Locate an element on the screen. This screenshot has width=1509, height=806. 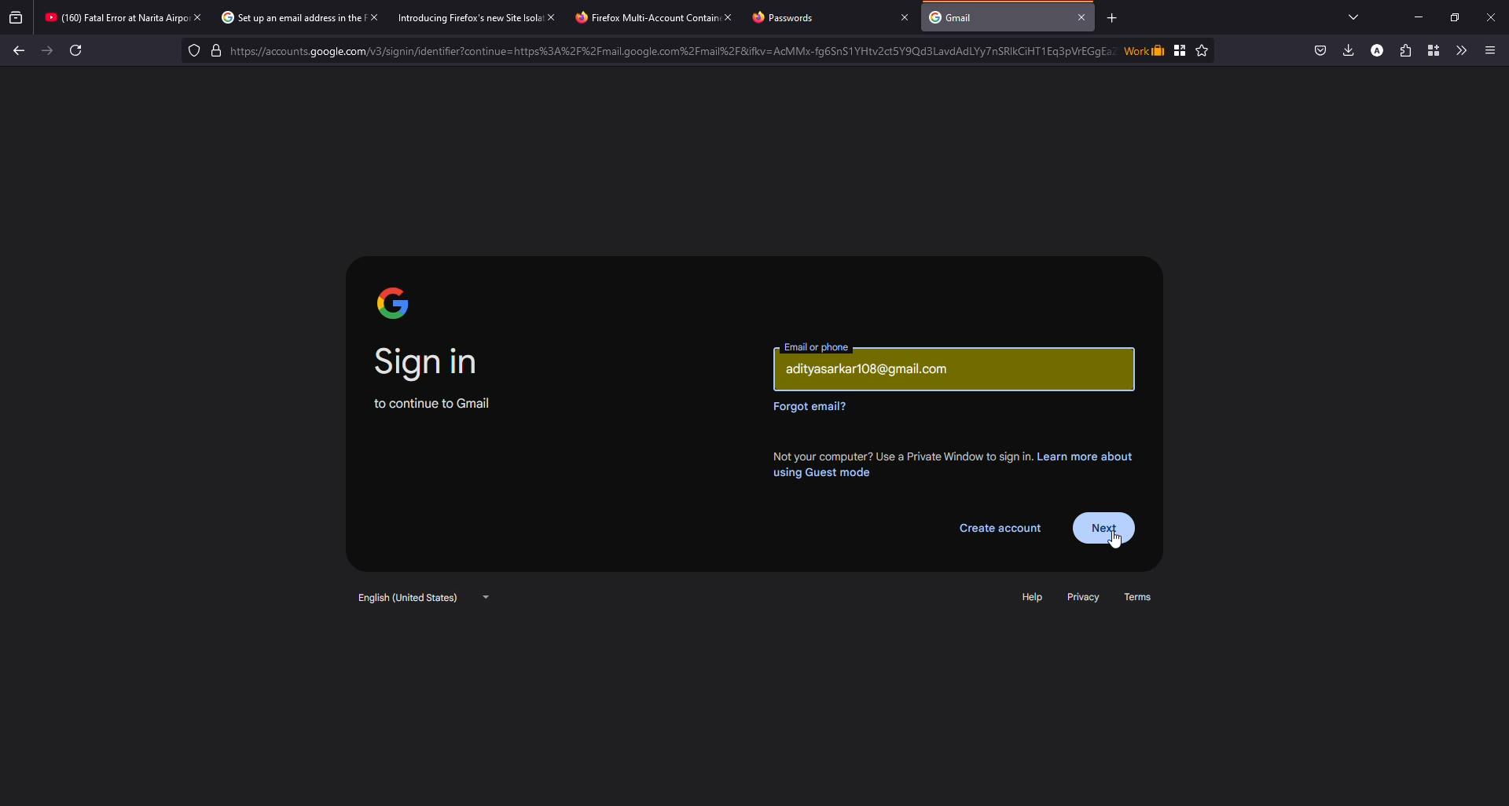
next is located at coordinates (1107, 526).